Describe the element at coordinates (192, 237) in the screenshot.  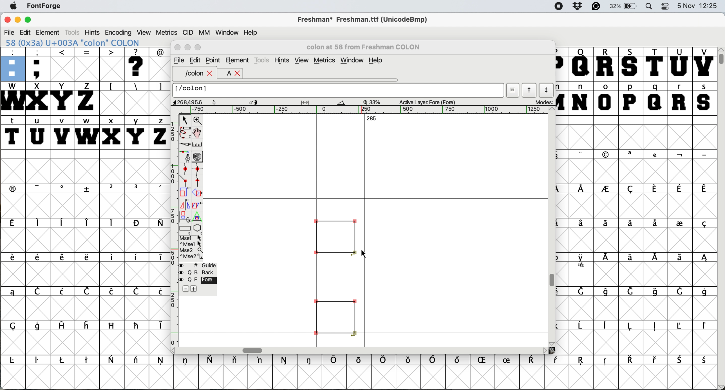
I see `Mse1` at that location.